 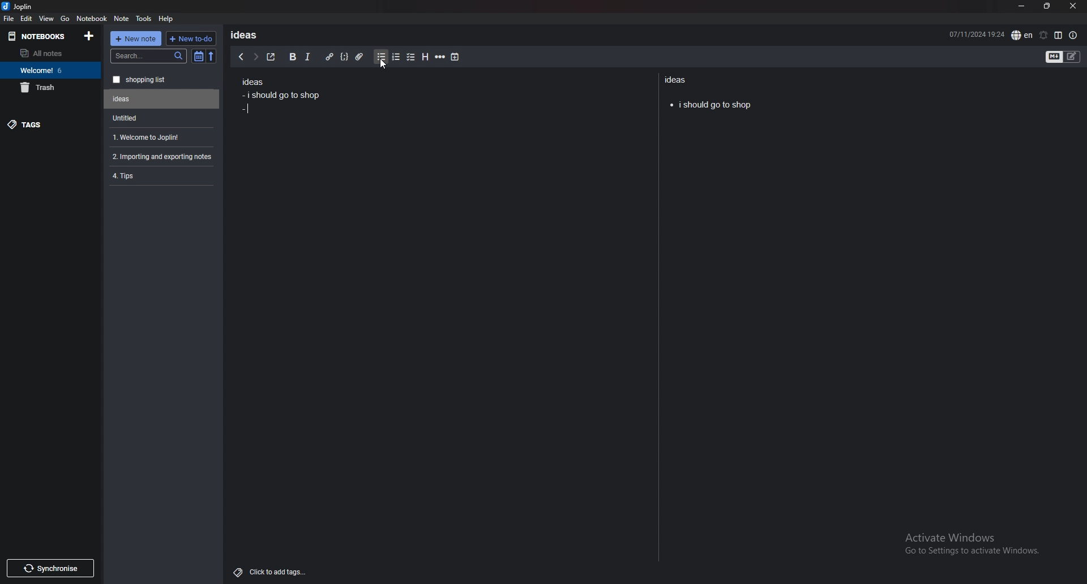 What do you see at coordinates (711, 103) in the screenshot?
I see `i should go to shop` at bounding box center [711, 103].